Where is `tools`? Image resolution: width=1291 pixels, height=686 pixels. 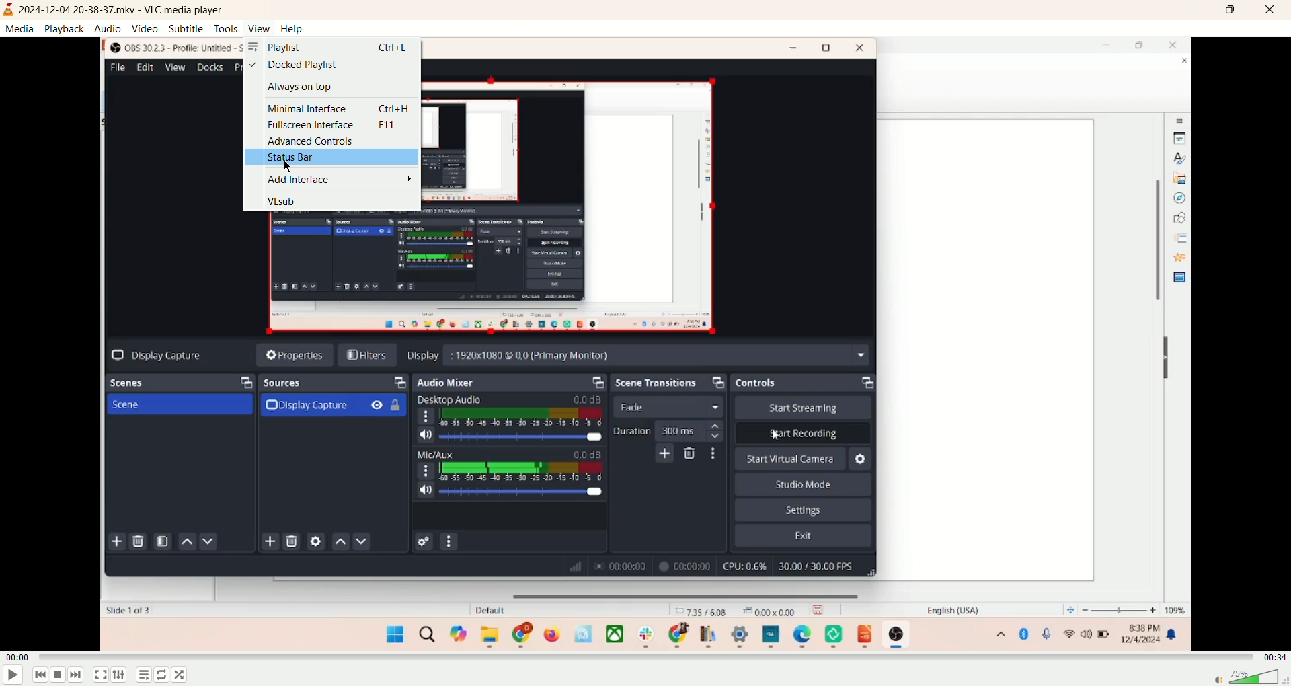 tools is located at coordinates (225, 28).